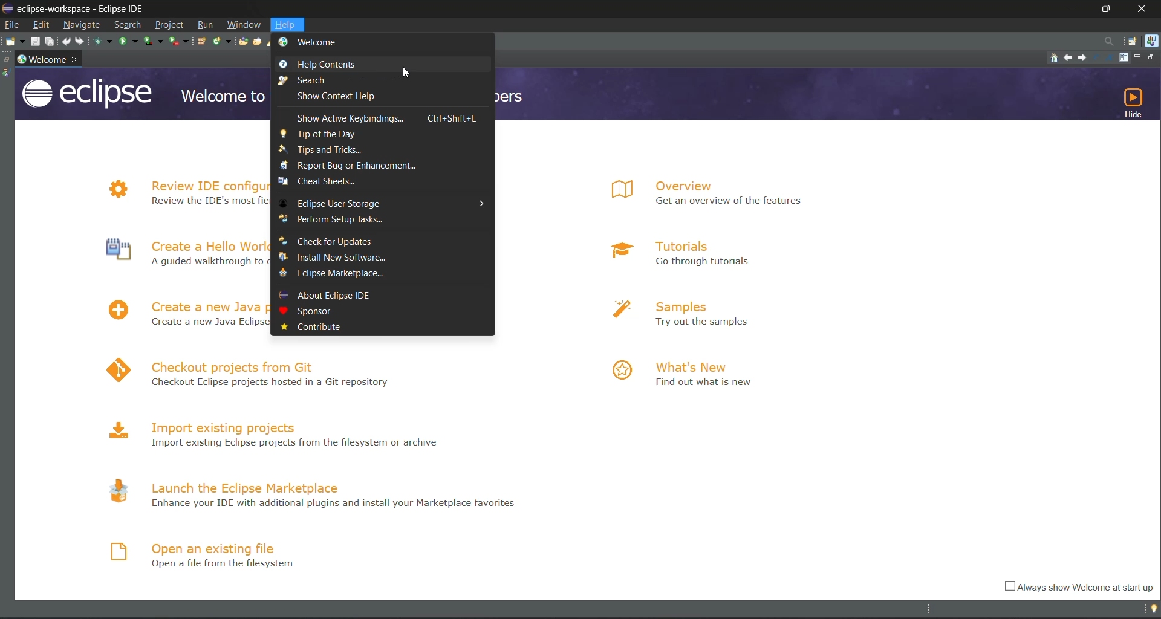 The width and height of the screenshot is (1161, 619). What do you see at coordinates (172, 24) in the screenshot?
I see `project` at bounding box center [172, 24].